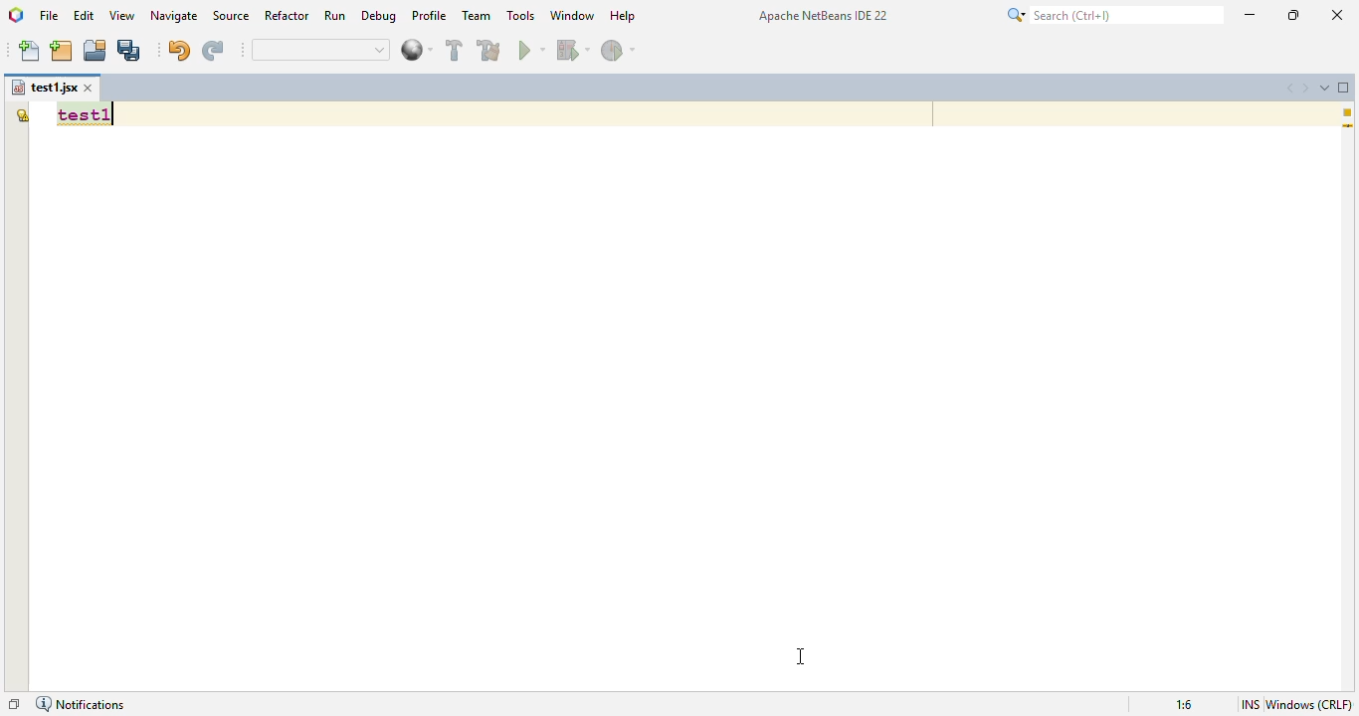 Image resolution: width=1359 pixels, height=716 pixels. What do you see at coordinates (619, 50) in the screenshot?
I see `profile project` at bounding box center [619, 50].